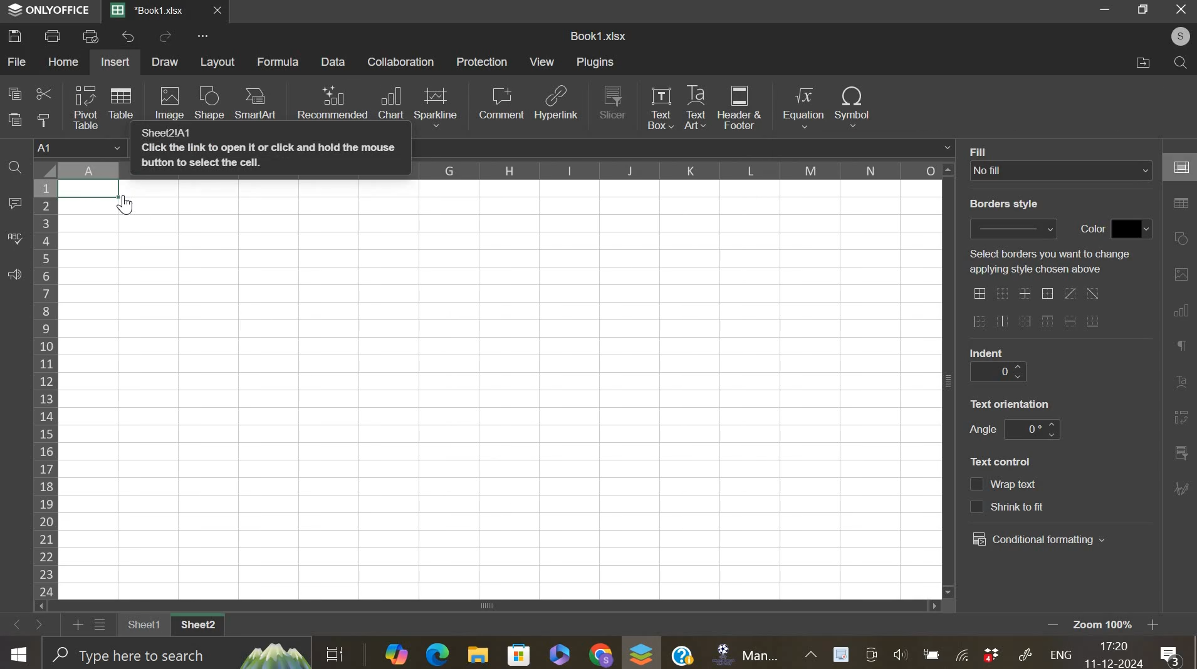 This screenshot has height=669, width=1197. I want to click on text, so click(1003, 204).